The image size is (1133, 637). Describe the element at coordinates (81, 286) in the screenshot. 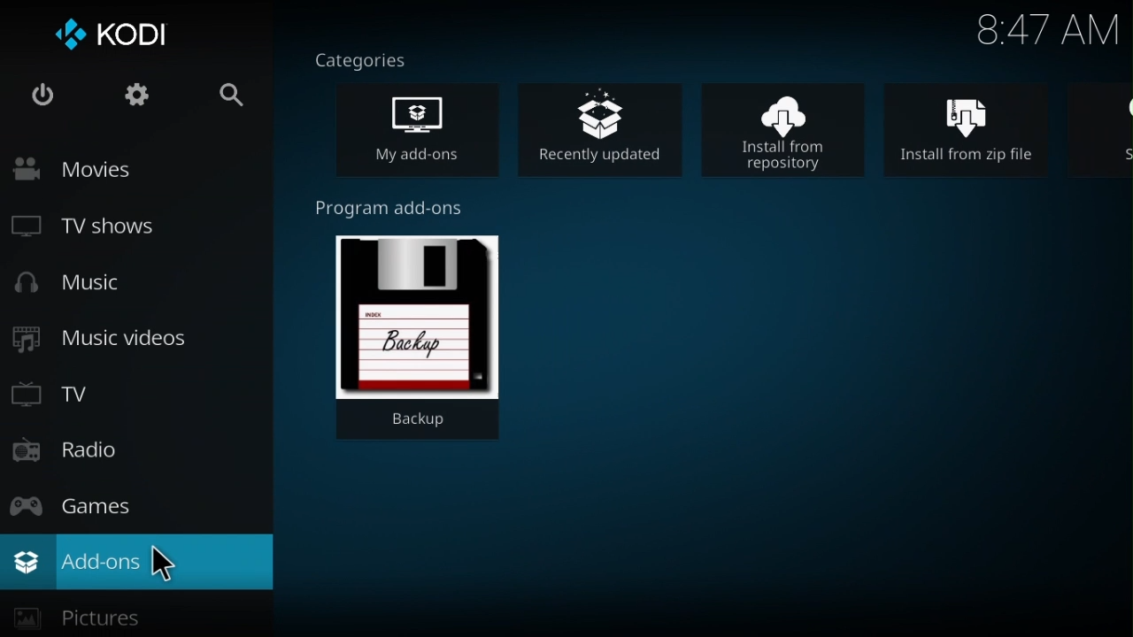

I see `Music` at that location.